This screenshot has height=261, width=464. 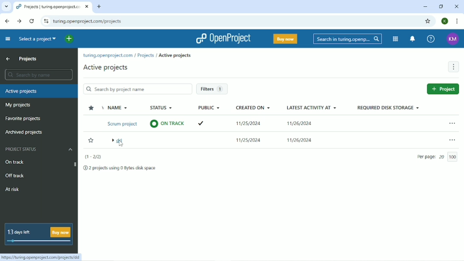 I want to click on Project status, so click(x=39, y=149).